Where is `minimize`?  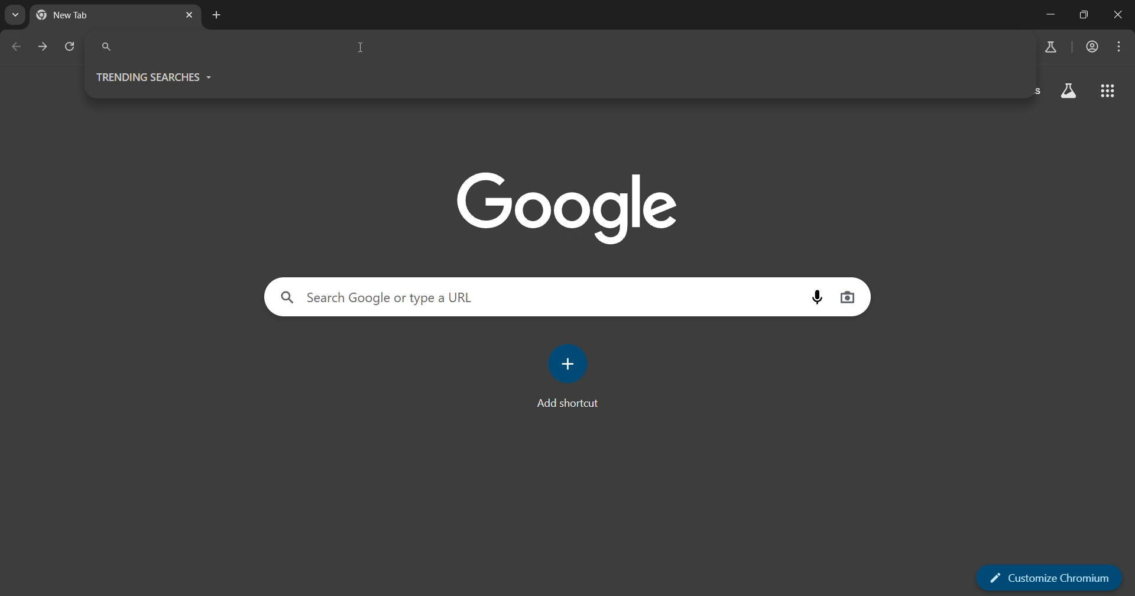 minimize is located at coordinates (1047, 15).